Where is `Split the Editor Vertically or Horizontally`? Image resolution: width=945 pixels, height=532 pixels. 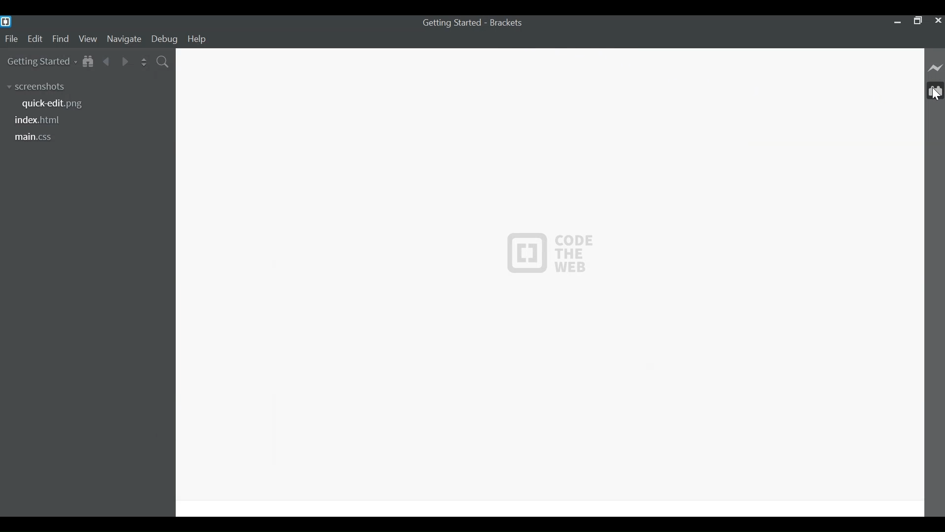
Split the Editor Vertically or Horizontally is located at coordinates (144, 61).